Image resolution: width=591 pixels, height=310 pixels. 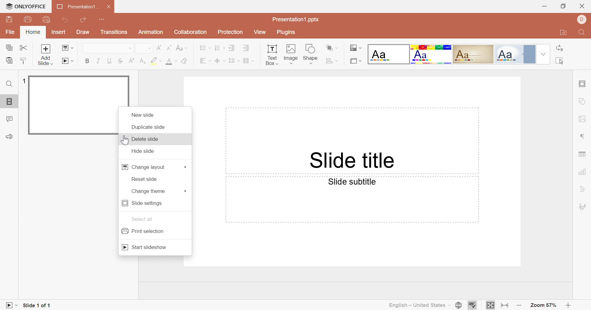 What do you see at coordinates (162, 61) in the screenshot?
I see `Drop Down` at bounding box center [162, 61].